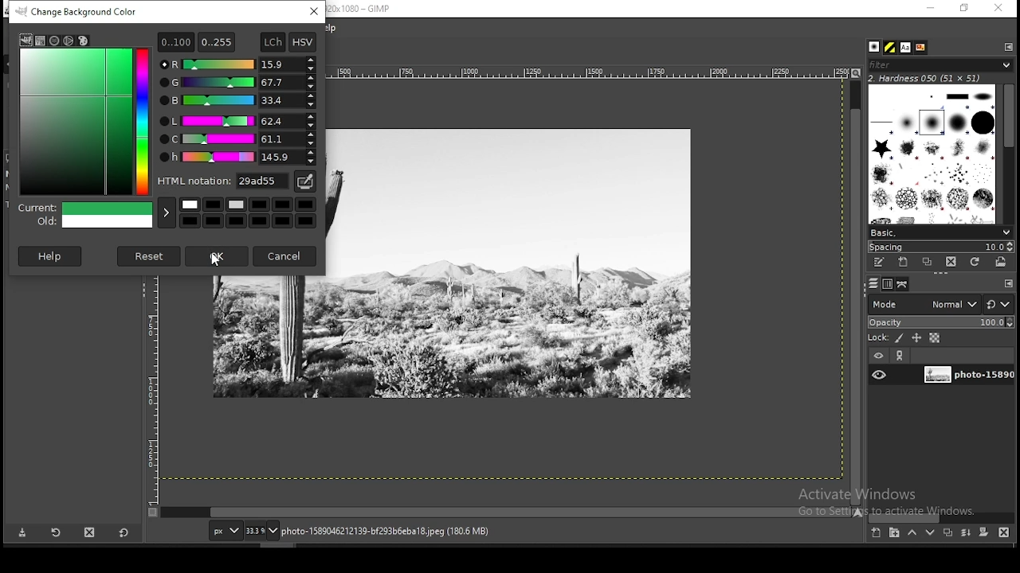  What do you see at coordinates (916, 337) in the screenshot?
I see `lock size and position` at bounding box center [916, 337].